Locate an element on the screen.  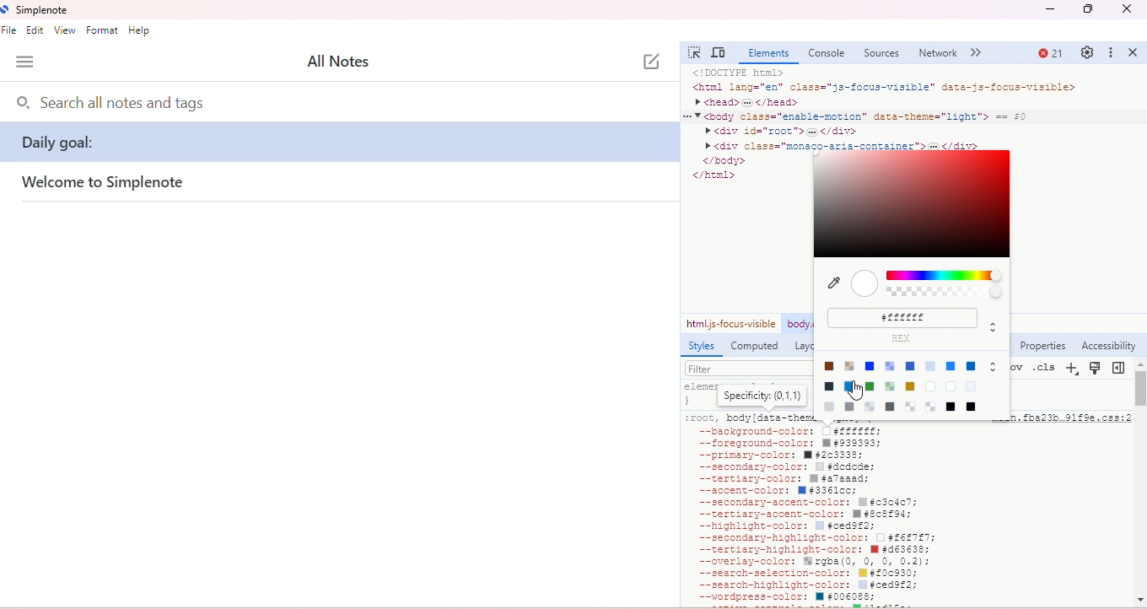
computed is located at coordinates (756, 347).